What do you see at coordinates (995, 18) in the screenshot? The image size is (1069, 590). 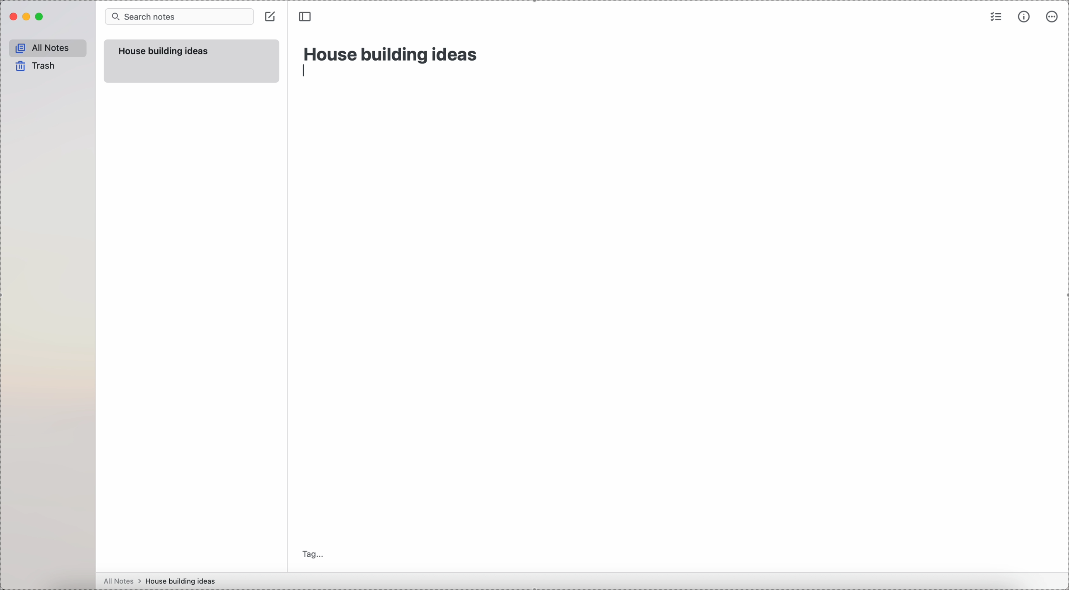 I see `check list` at bounding box center [995, 18].